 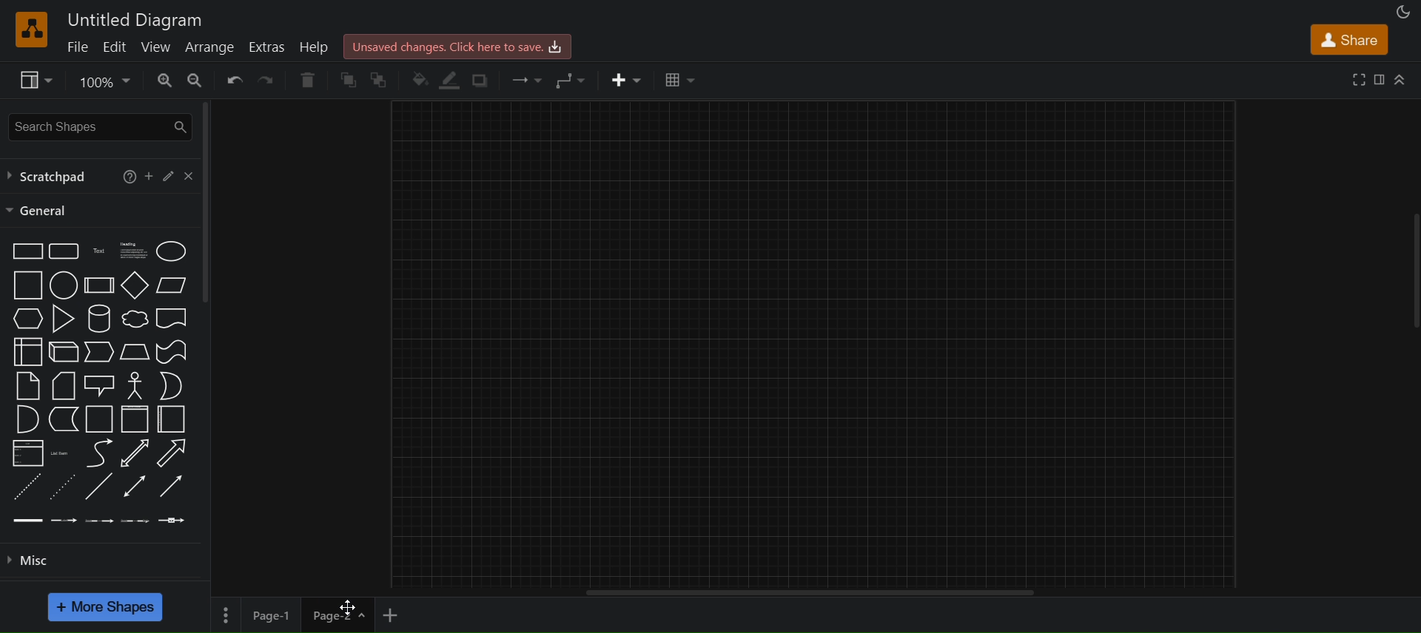 I want to click on callout, so click(x=99, y=385).